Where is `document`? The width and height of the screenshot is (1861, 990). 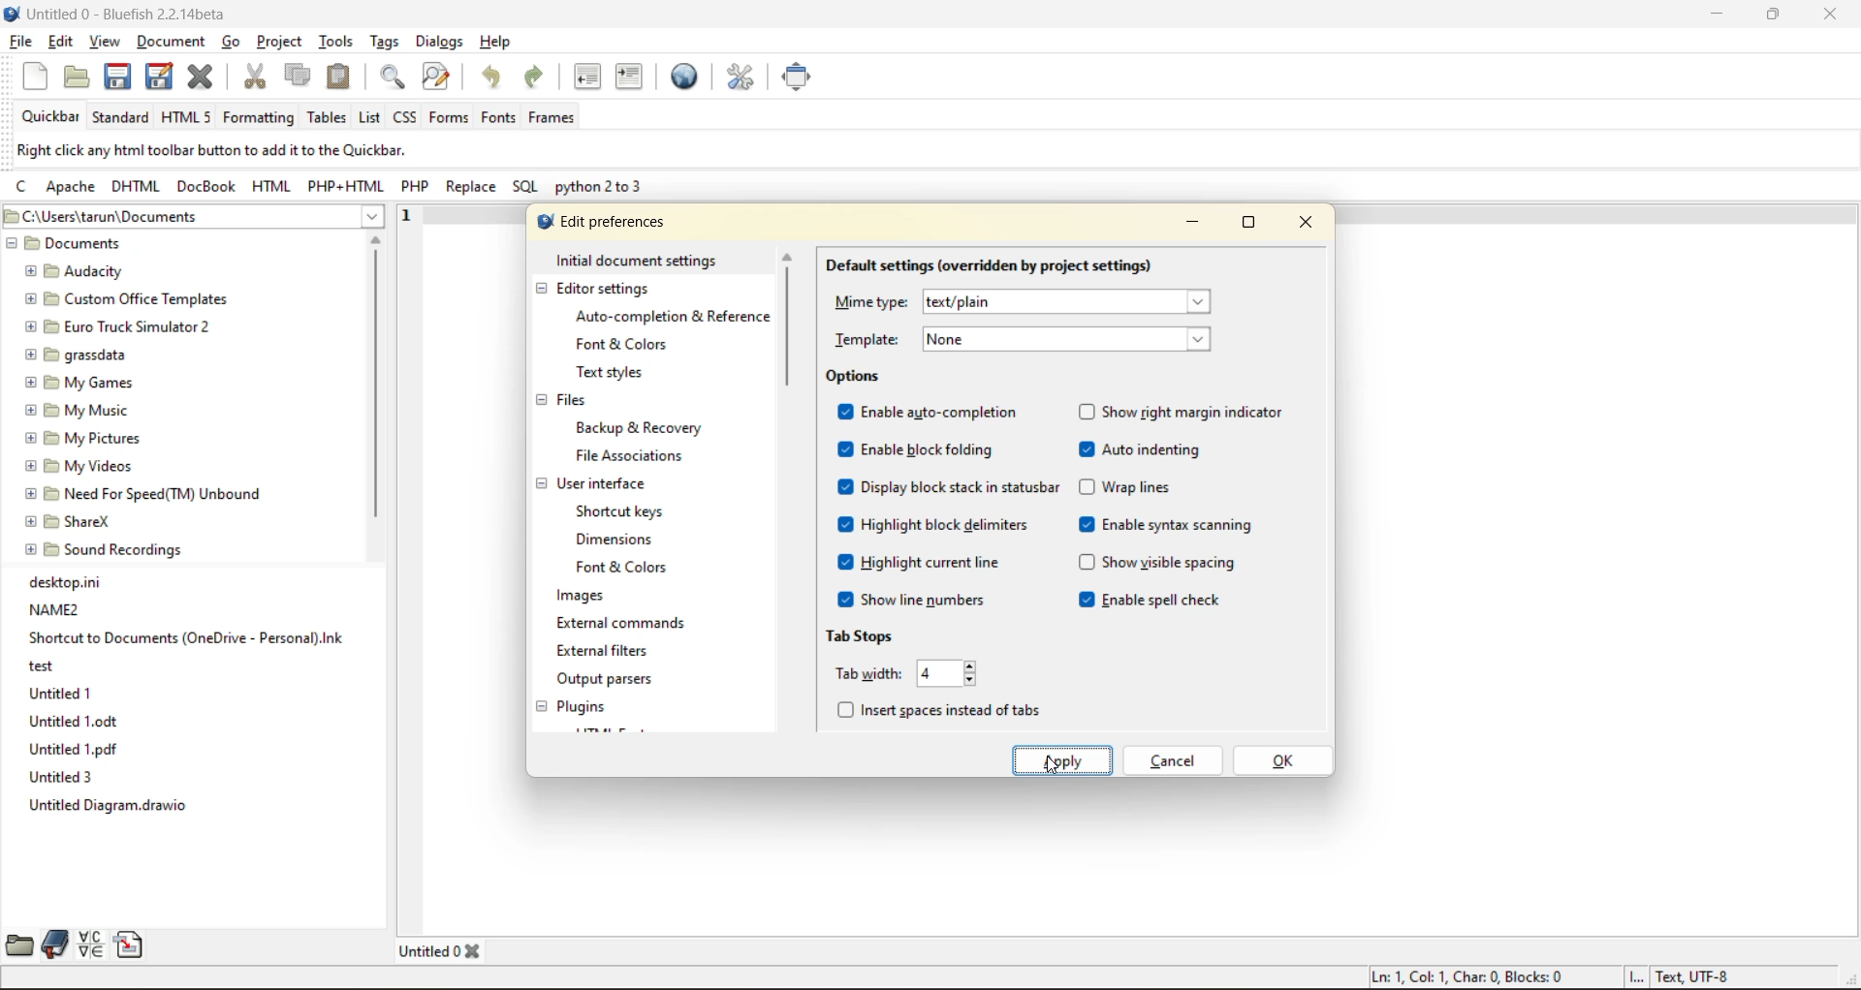
document is located at coordinates (173, 45).